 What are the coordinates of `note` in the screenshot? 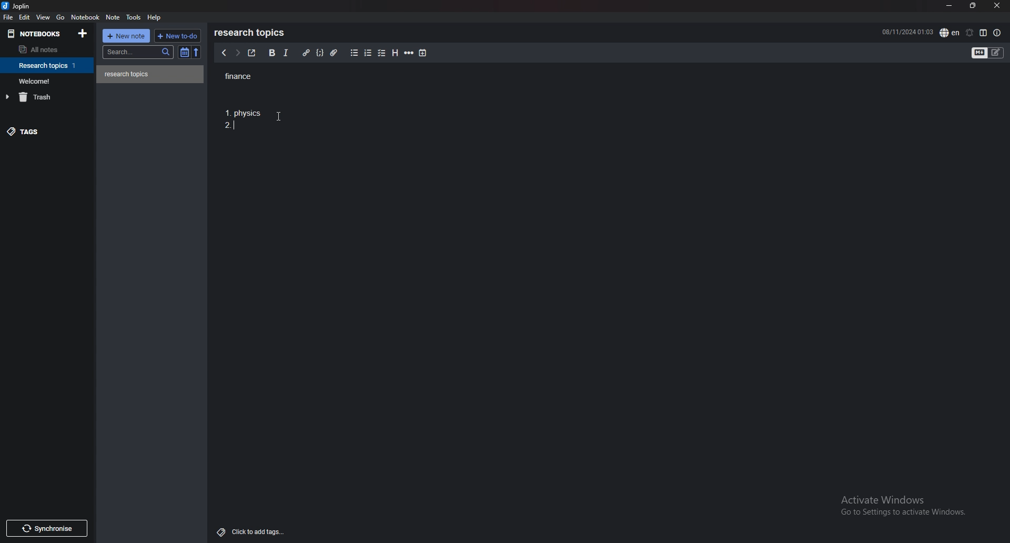 It's located at (113, 17).